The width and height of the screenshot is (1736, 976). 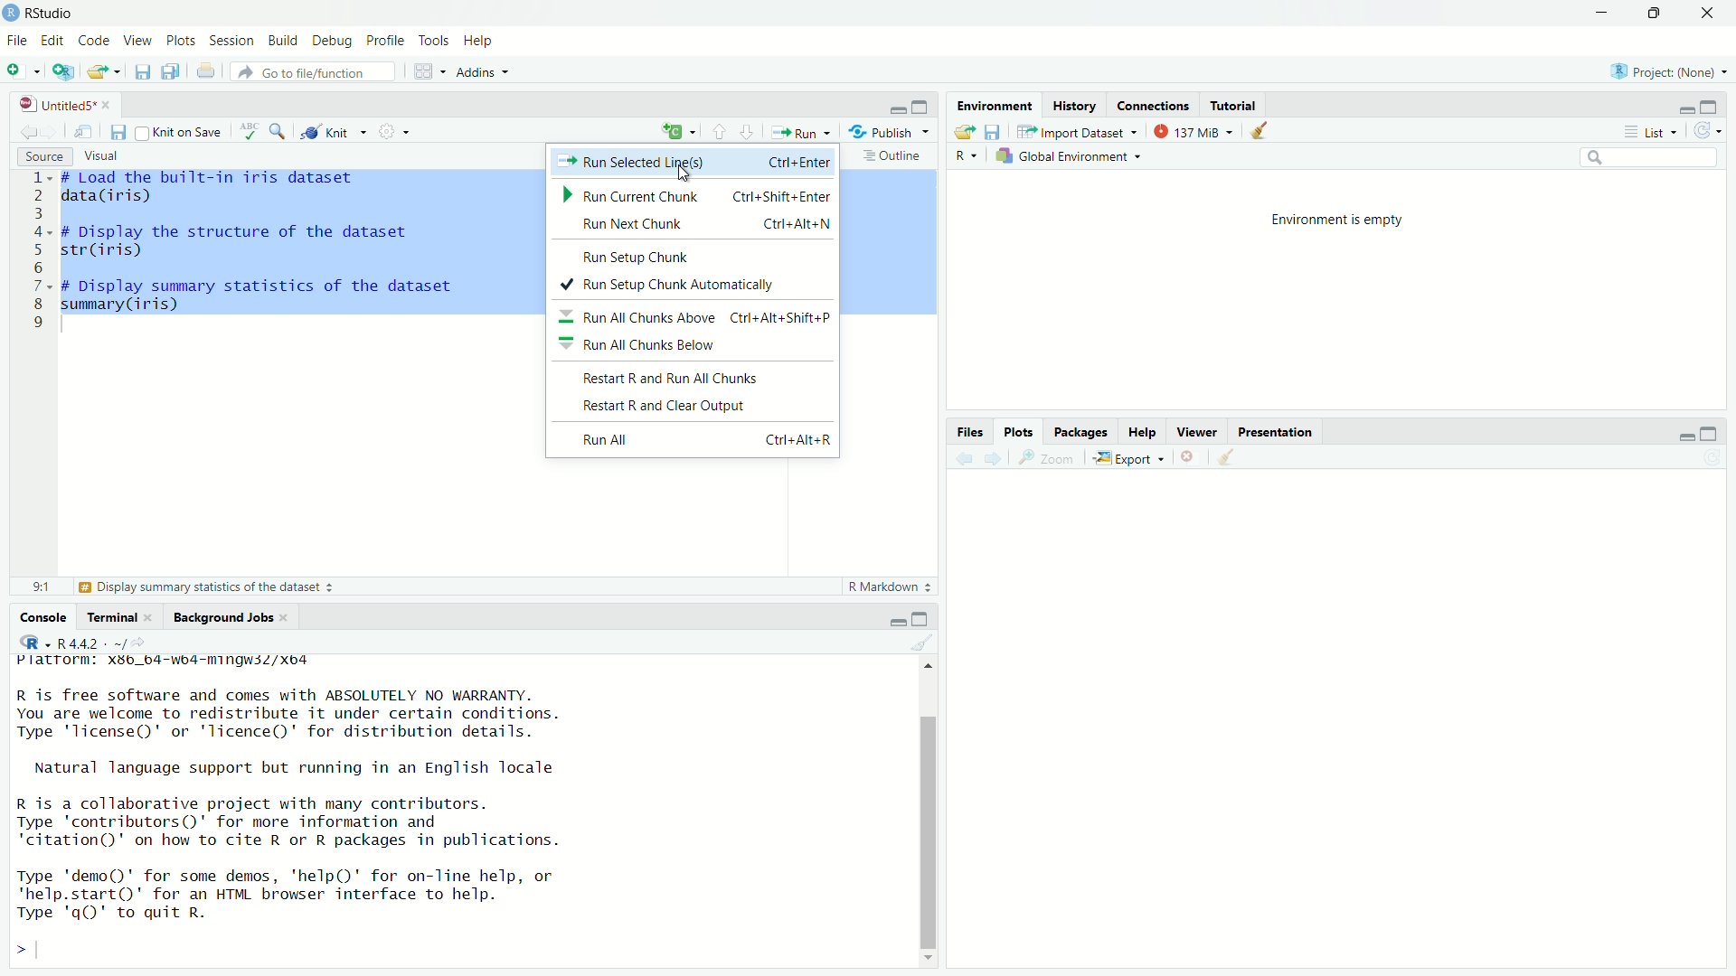 I want to click on Import Dataset, so click(x=1077, y=130).